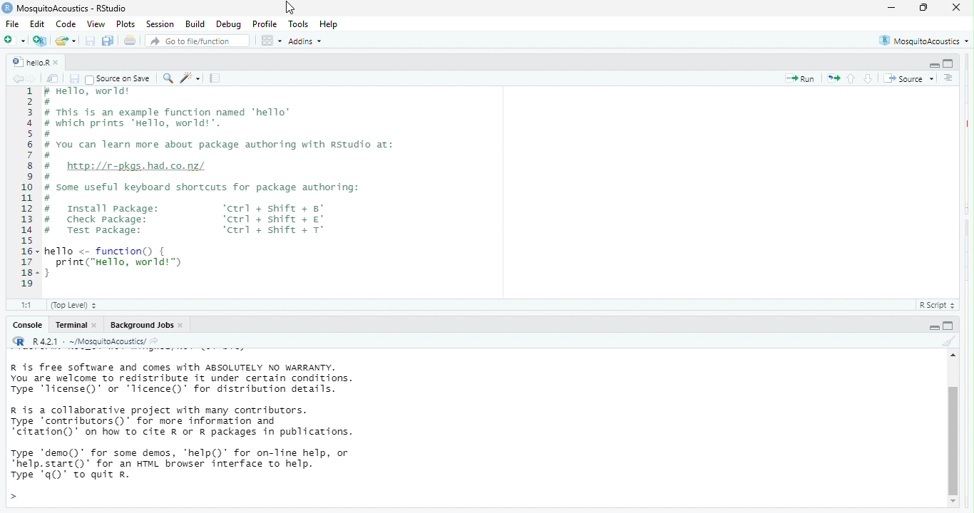 The width and height of the screenshot is (974, 513). Describe the element at coordinates (266, 24) in the screenshot. I see `Profile` at that location.